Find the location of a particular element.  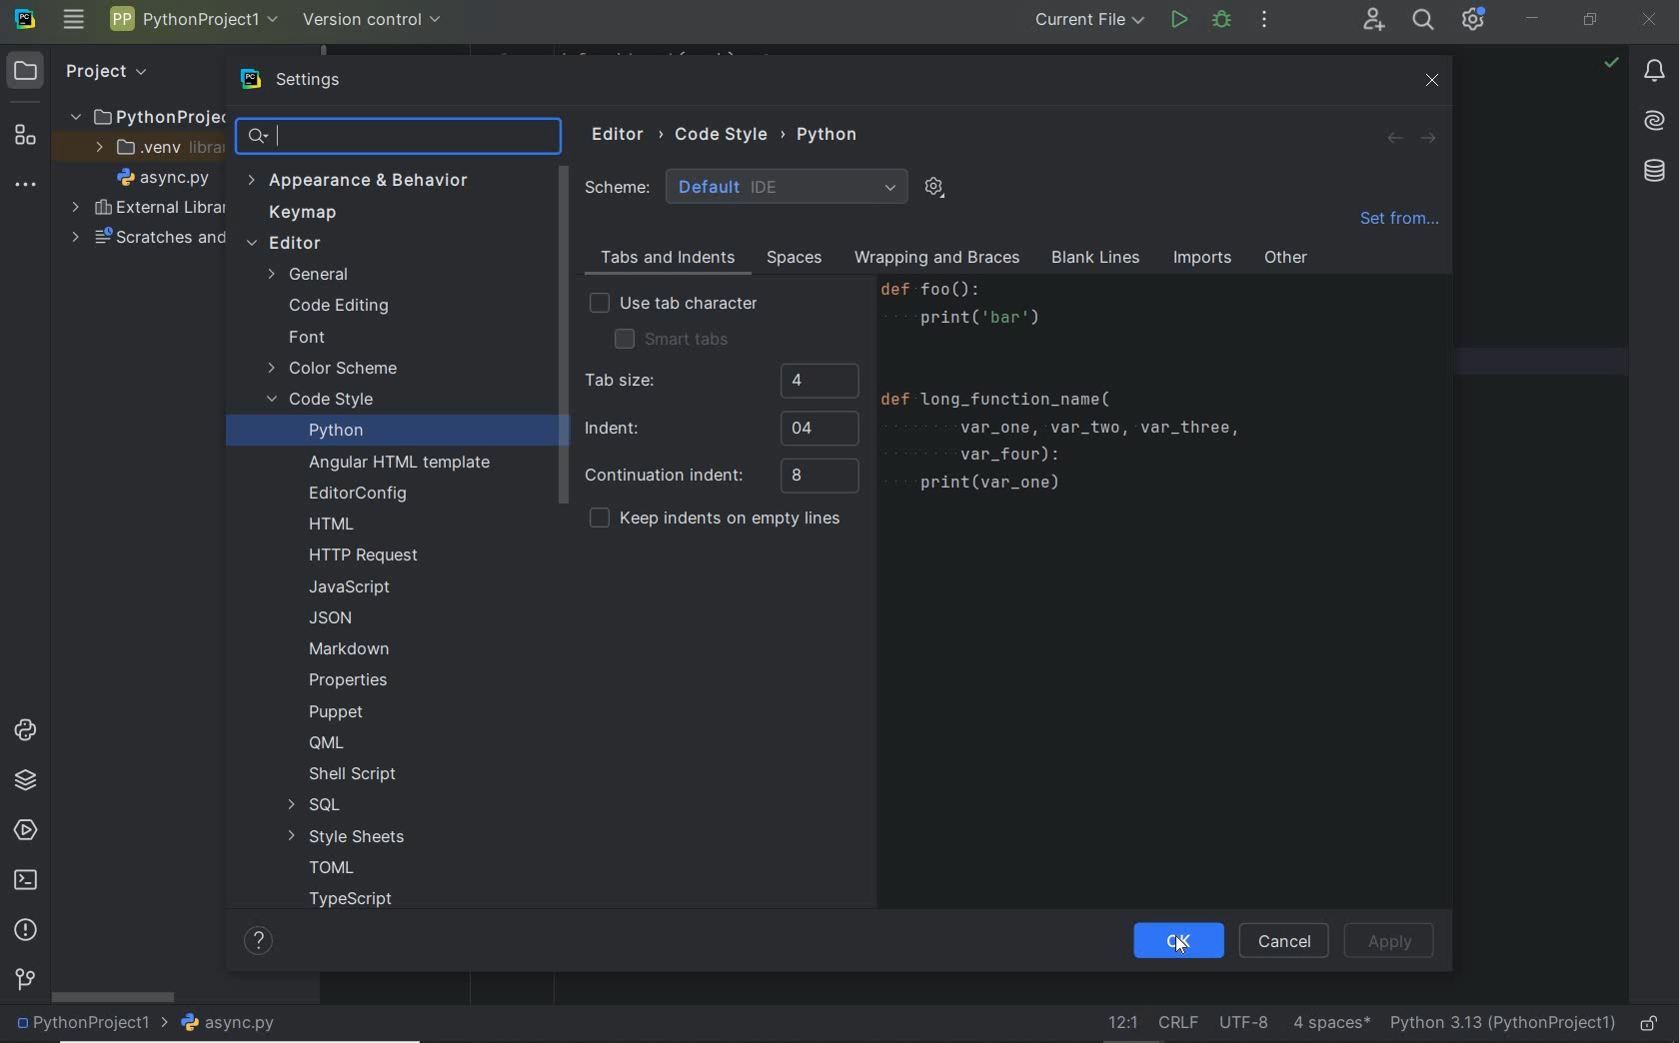

code editing is located at coordinates (338, 308).